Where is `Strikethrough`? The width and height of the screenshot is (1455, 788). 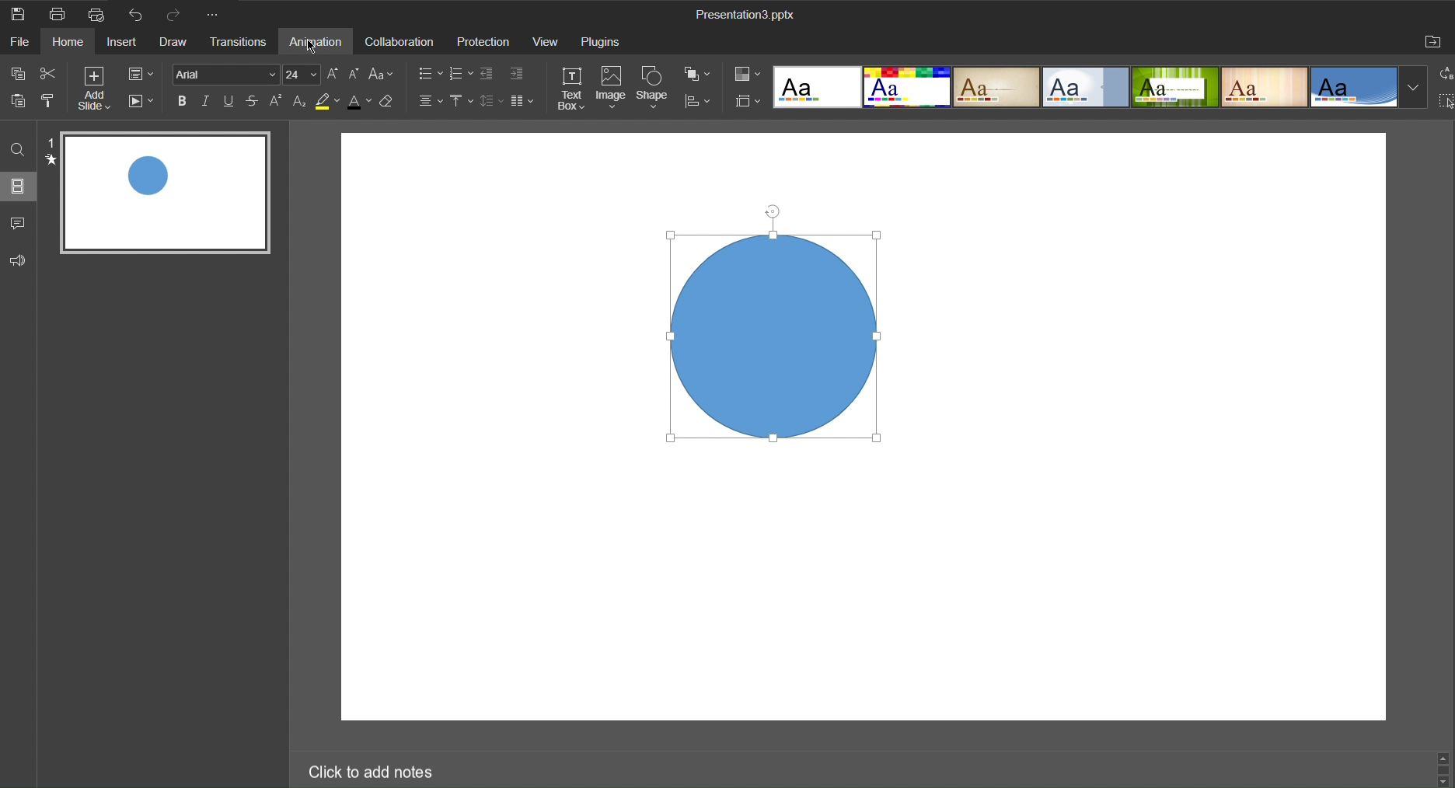 Strikethrough is located at coordinates (254, 103).